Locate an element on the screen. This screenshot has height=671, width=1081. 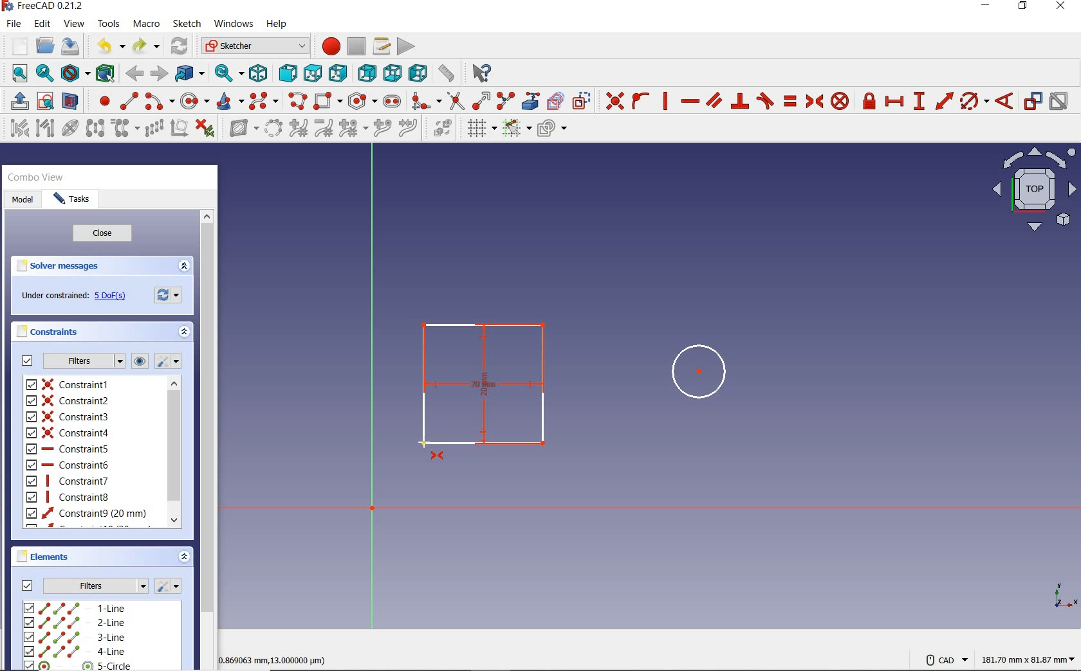
bounding box is located at coordinates (104, 73).